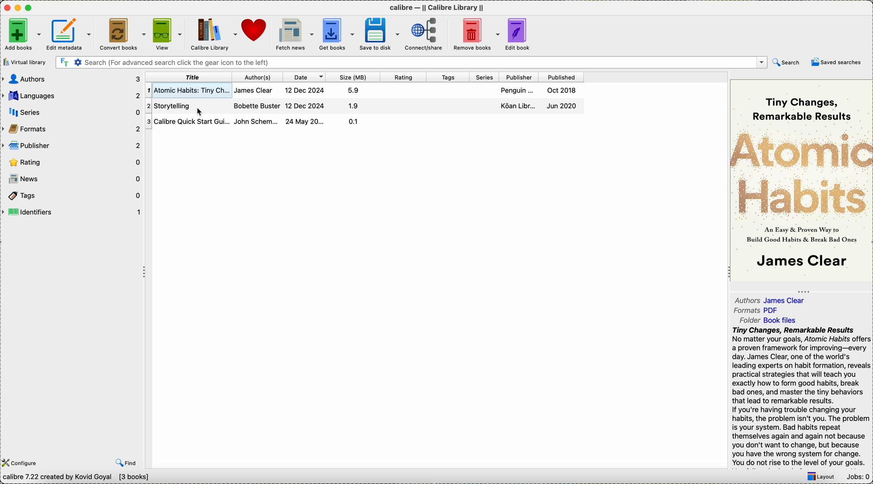 The image size is (873, 484). Describe the element at coordinates (6, 7) in the screenshot. I see `close` at that location.